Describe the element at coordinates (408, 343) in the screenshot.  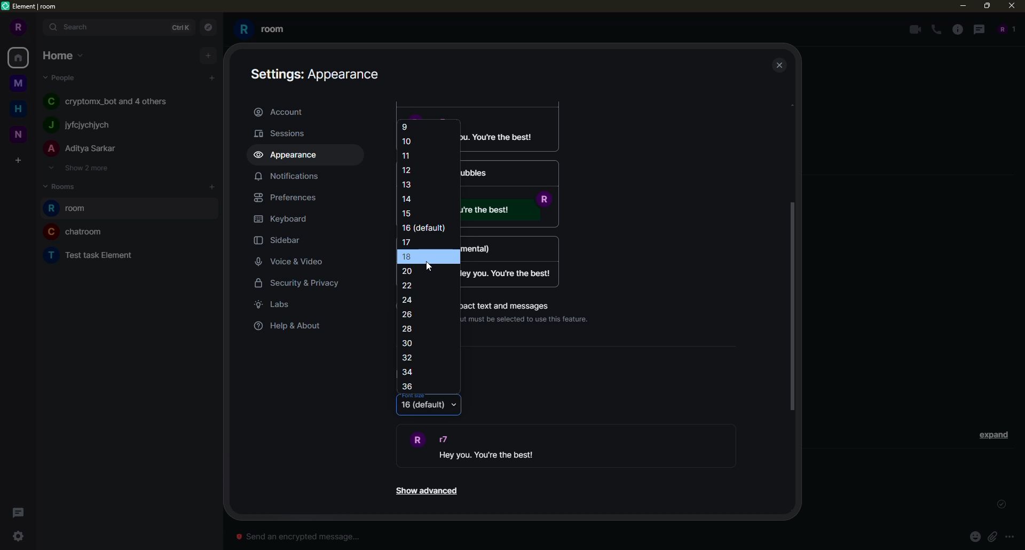
I see `30` at that location.